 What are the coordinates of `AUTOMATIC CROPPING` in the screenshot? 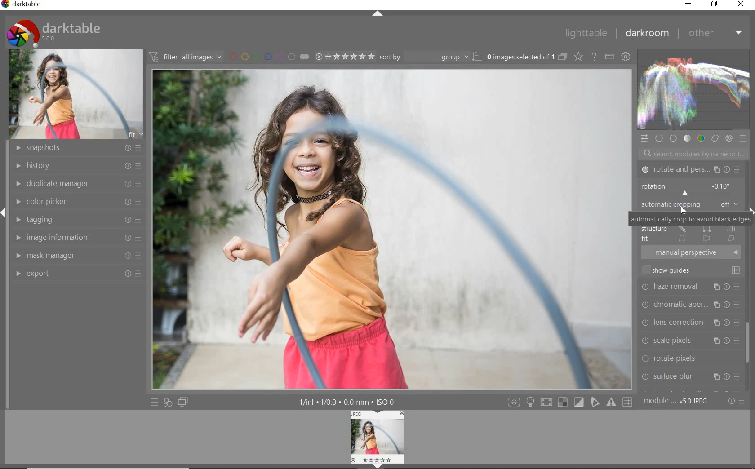 It's located at (688, 205).